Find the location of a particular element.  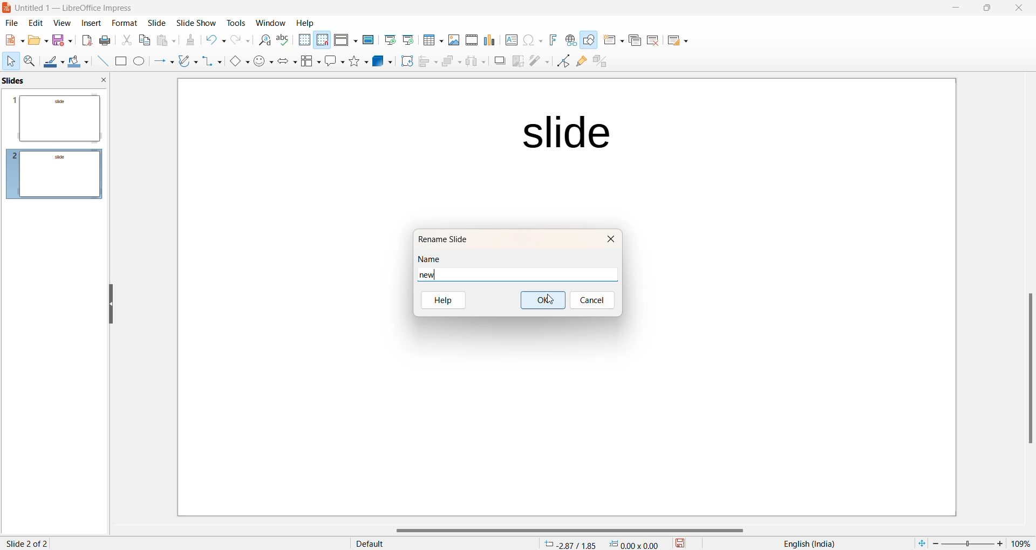

Find and replace is located at coordinates (263, 40).